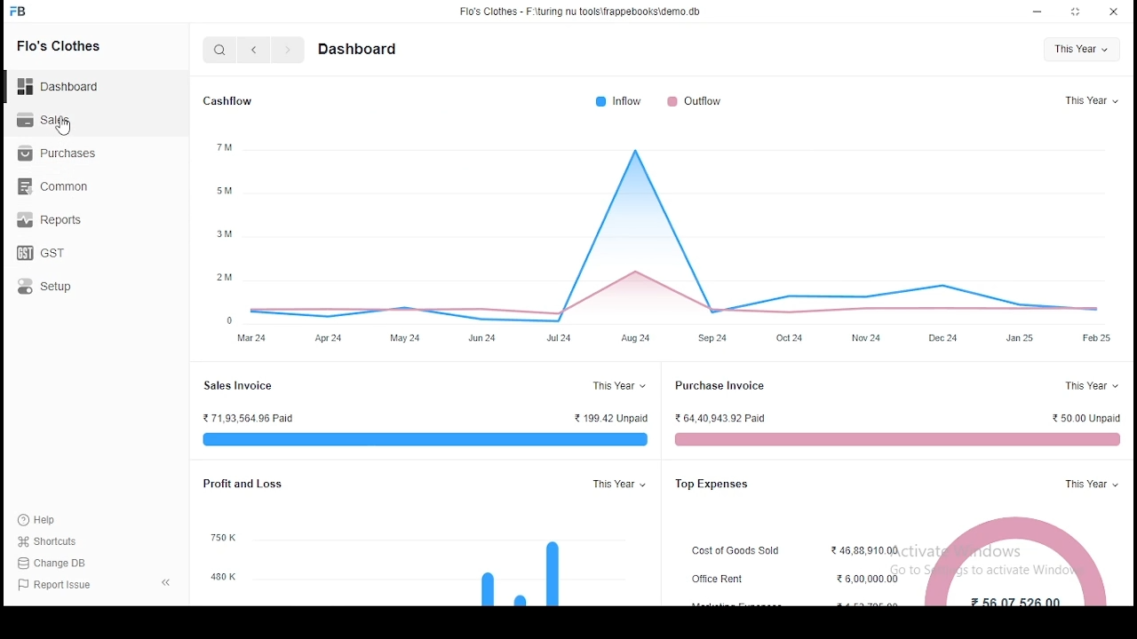  Describe the element at coordinates (43, 253) in the screenshot. I see `gst` at that location.